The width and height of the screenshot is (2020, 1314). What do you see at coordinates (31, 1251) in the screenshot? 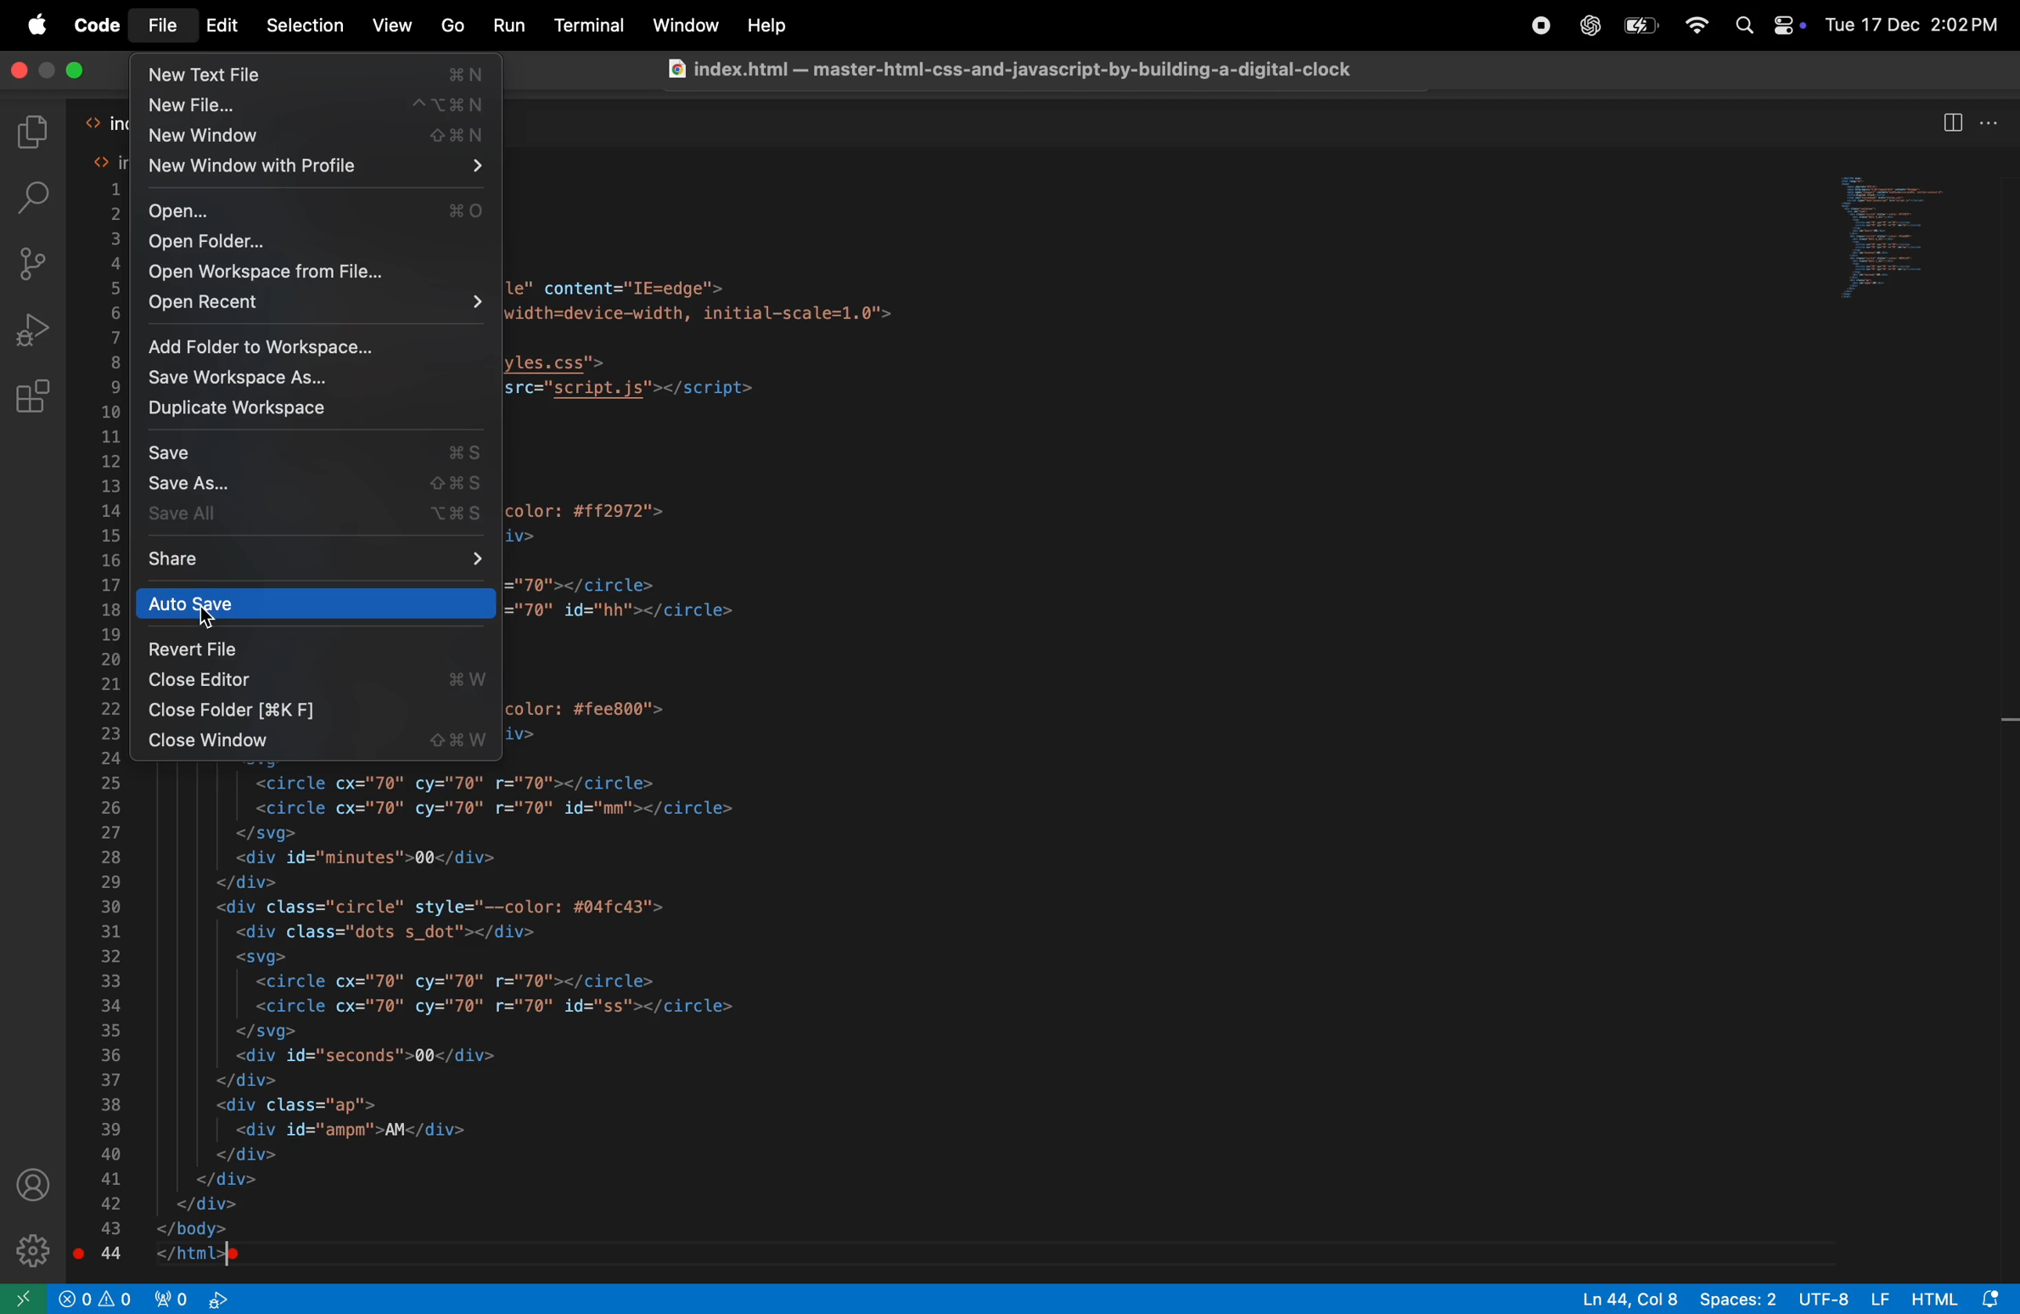
I see `settings` at bounding box center [31, 1251].